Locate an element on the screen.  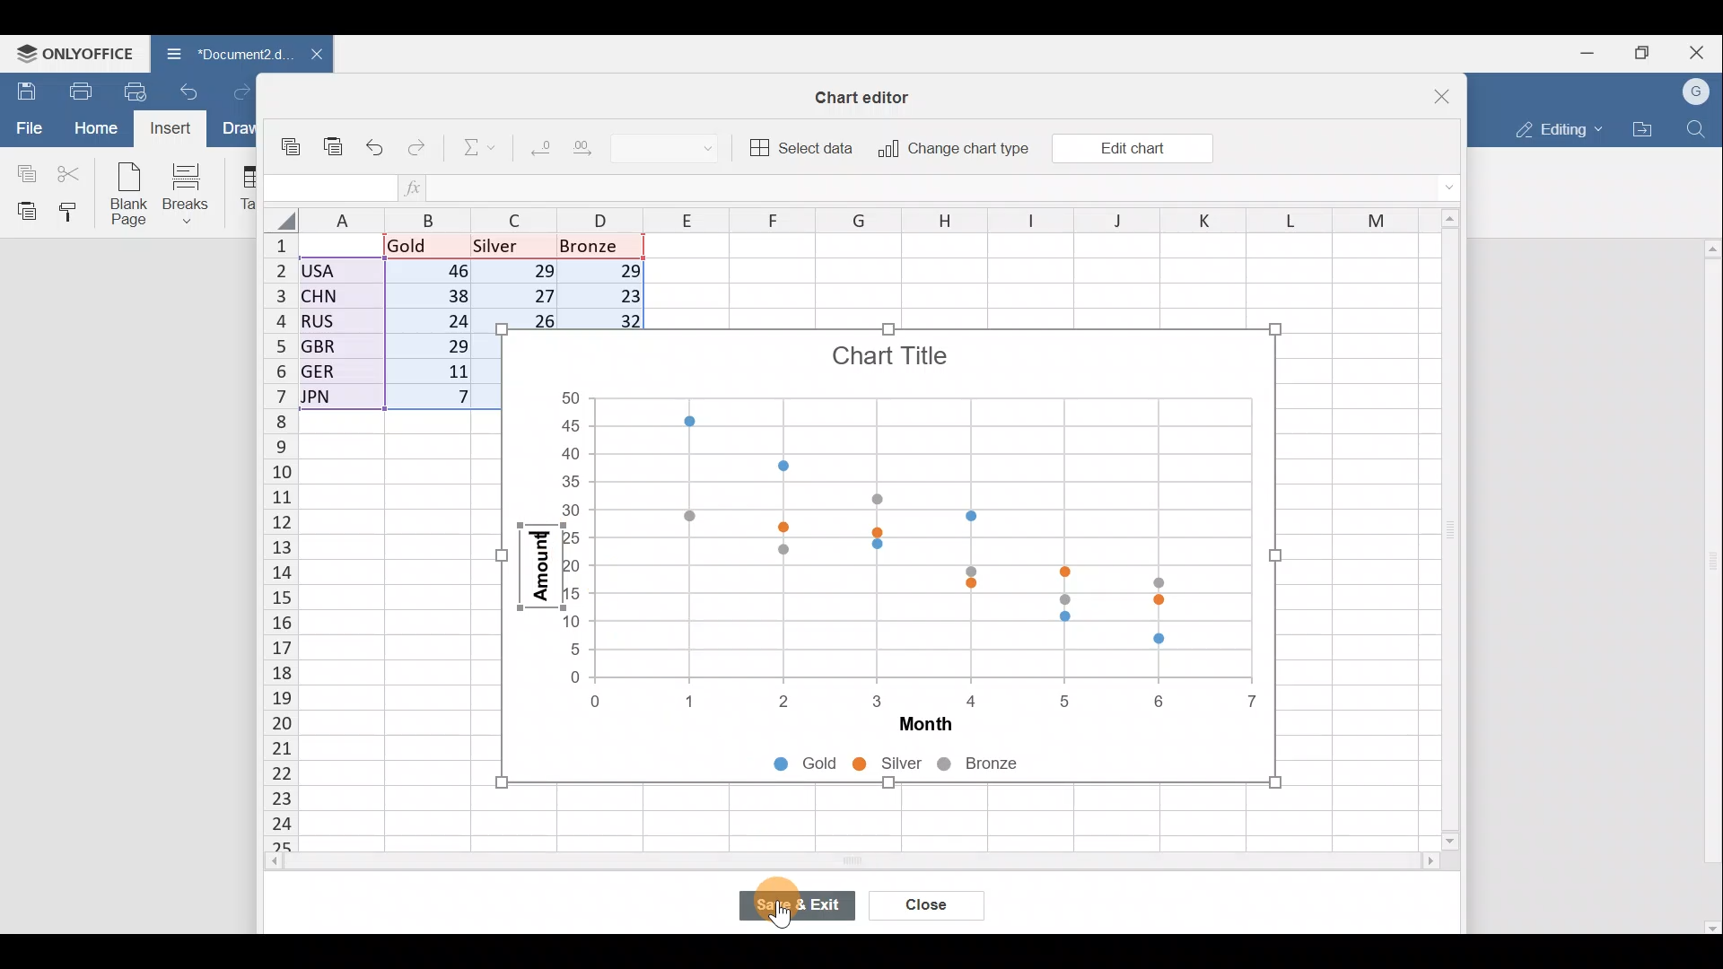
Summation is located at coordinates (470, 150).